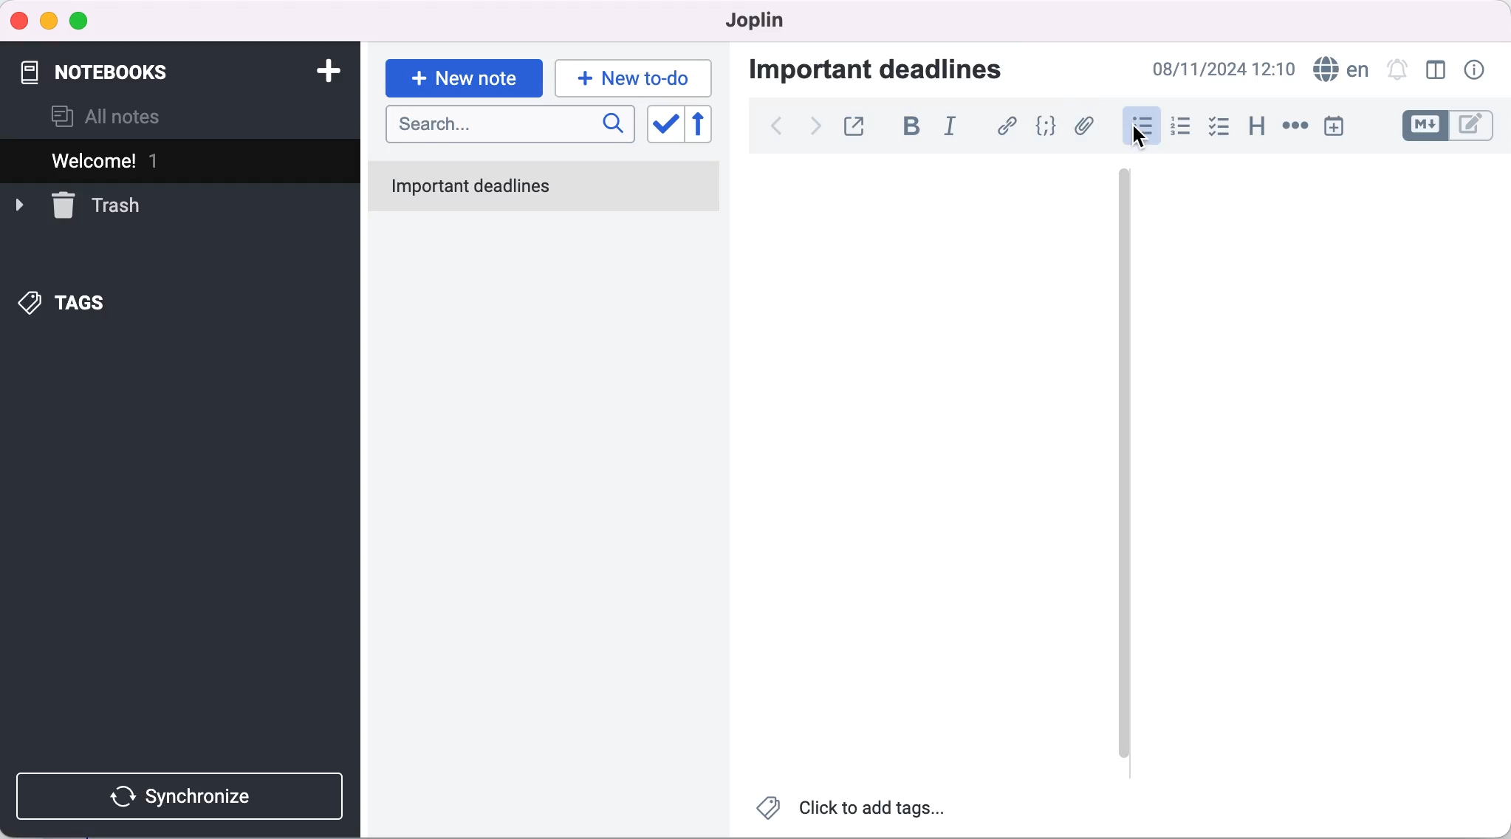  I want to click on synchronize, so click(185, 795).